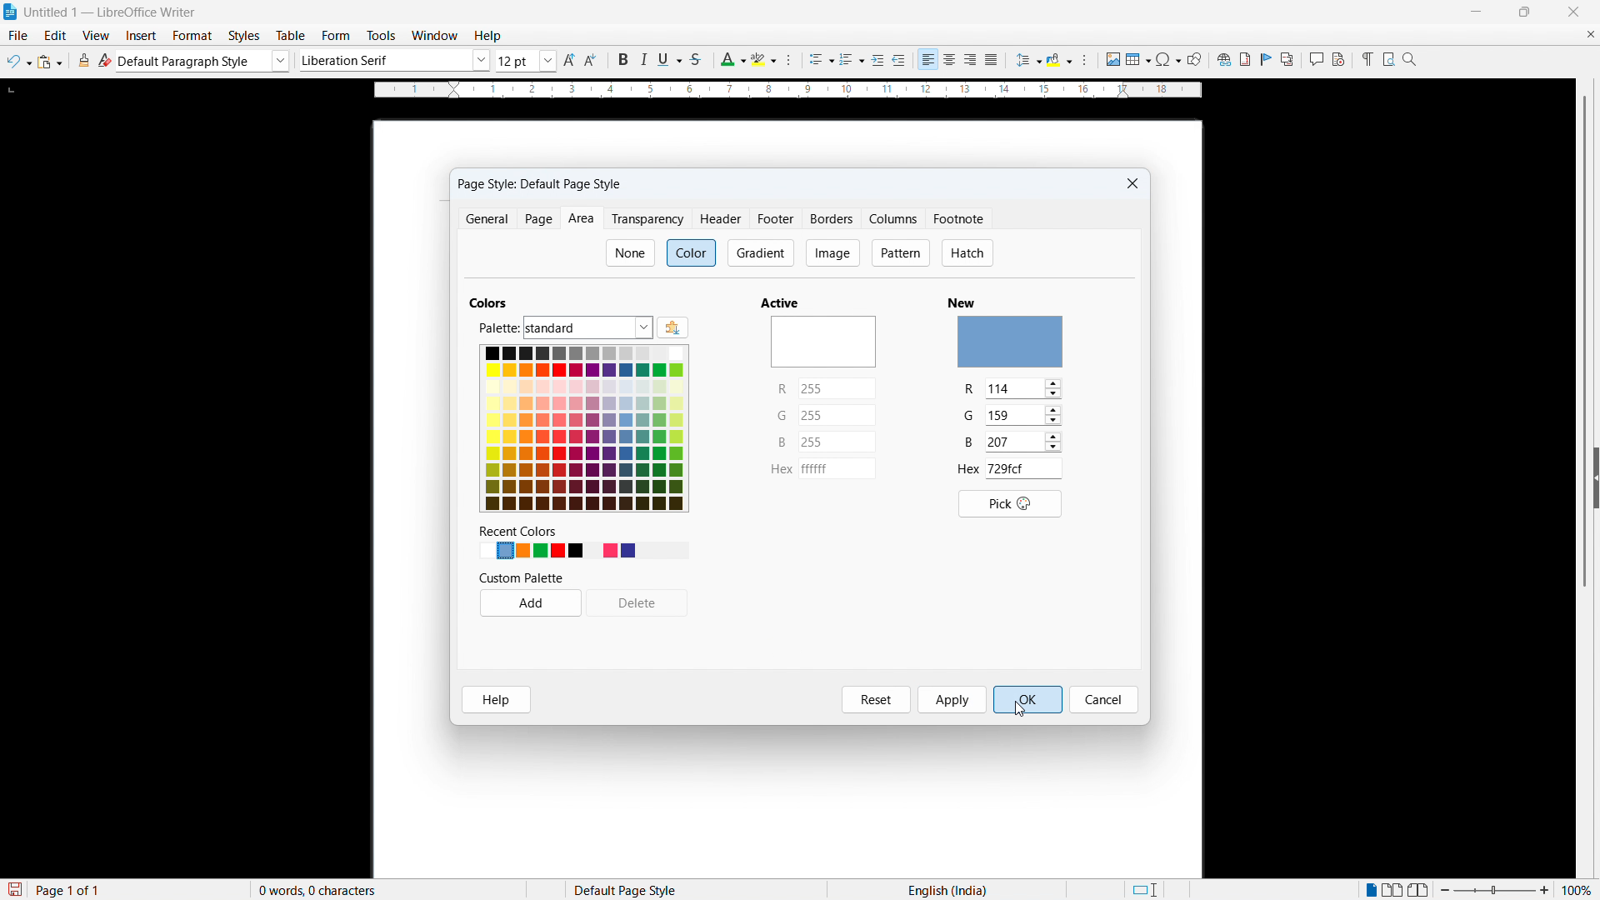  I want to click on Table , so click(292, 36).